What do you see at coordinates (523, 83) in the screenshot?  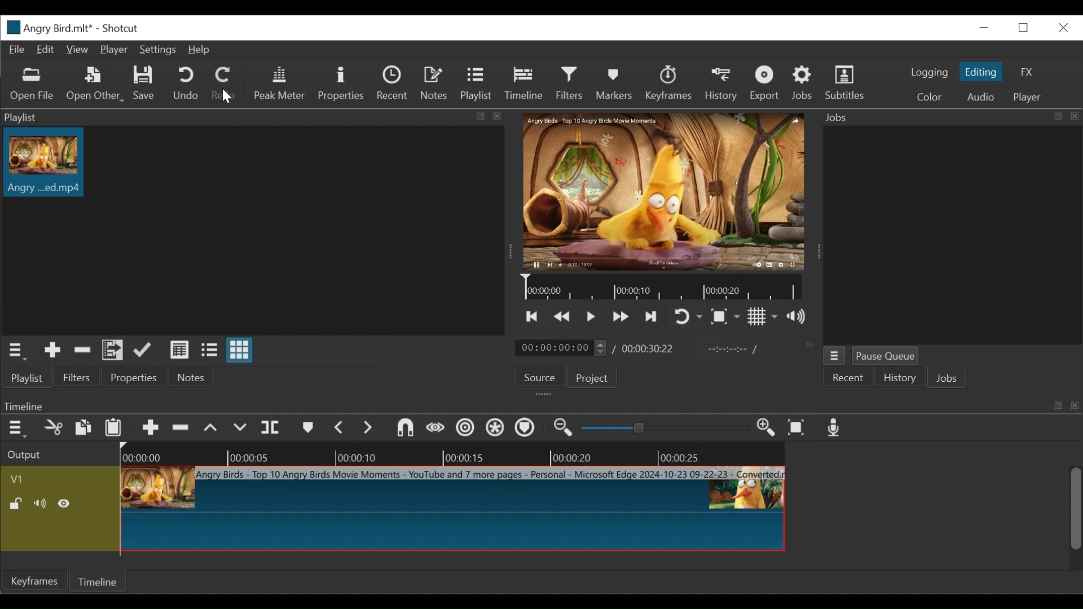 I see `Timeline` at bounding box center [523, 83].